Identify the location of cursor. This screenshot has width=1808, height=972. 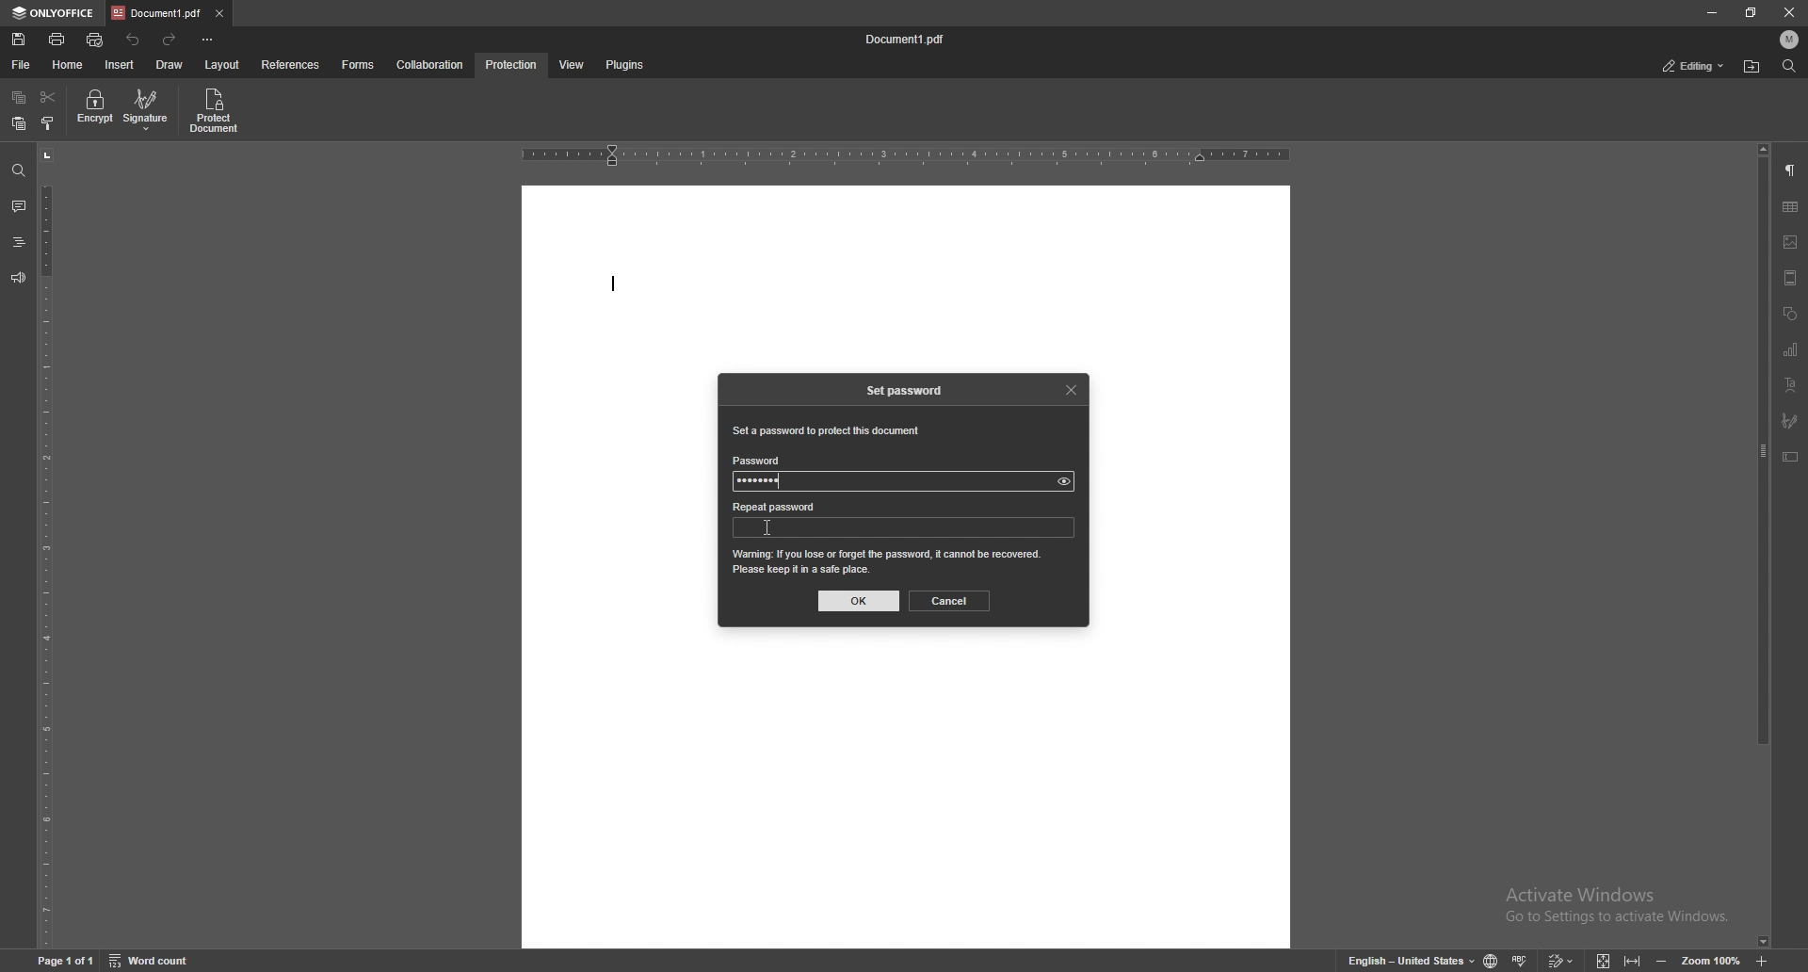
(768, 527).